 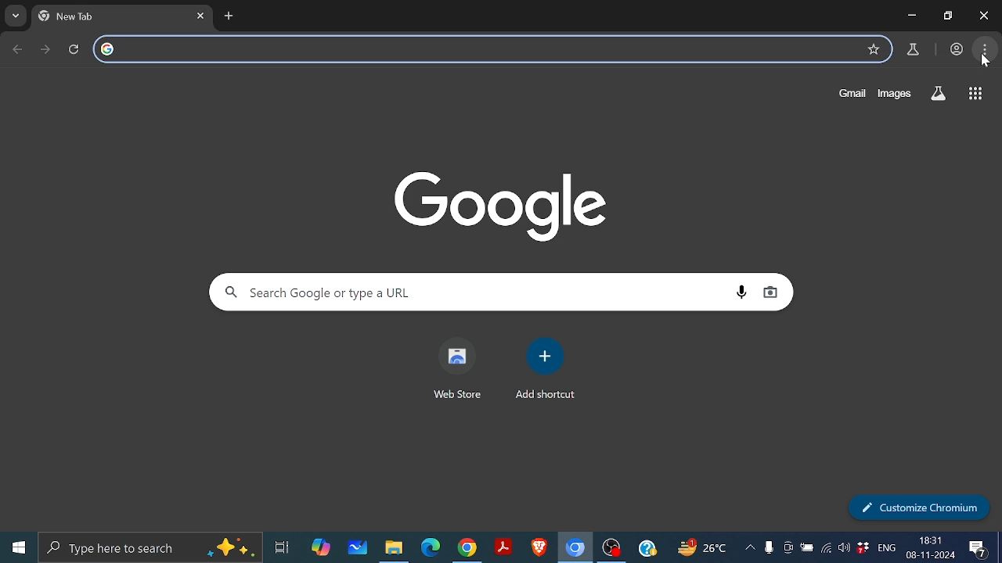 What do you see at coordinates (946, 14) in the screenshot?
I see `` at bounding box center [946, 14].